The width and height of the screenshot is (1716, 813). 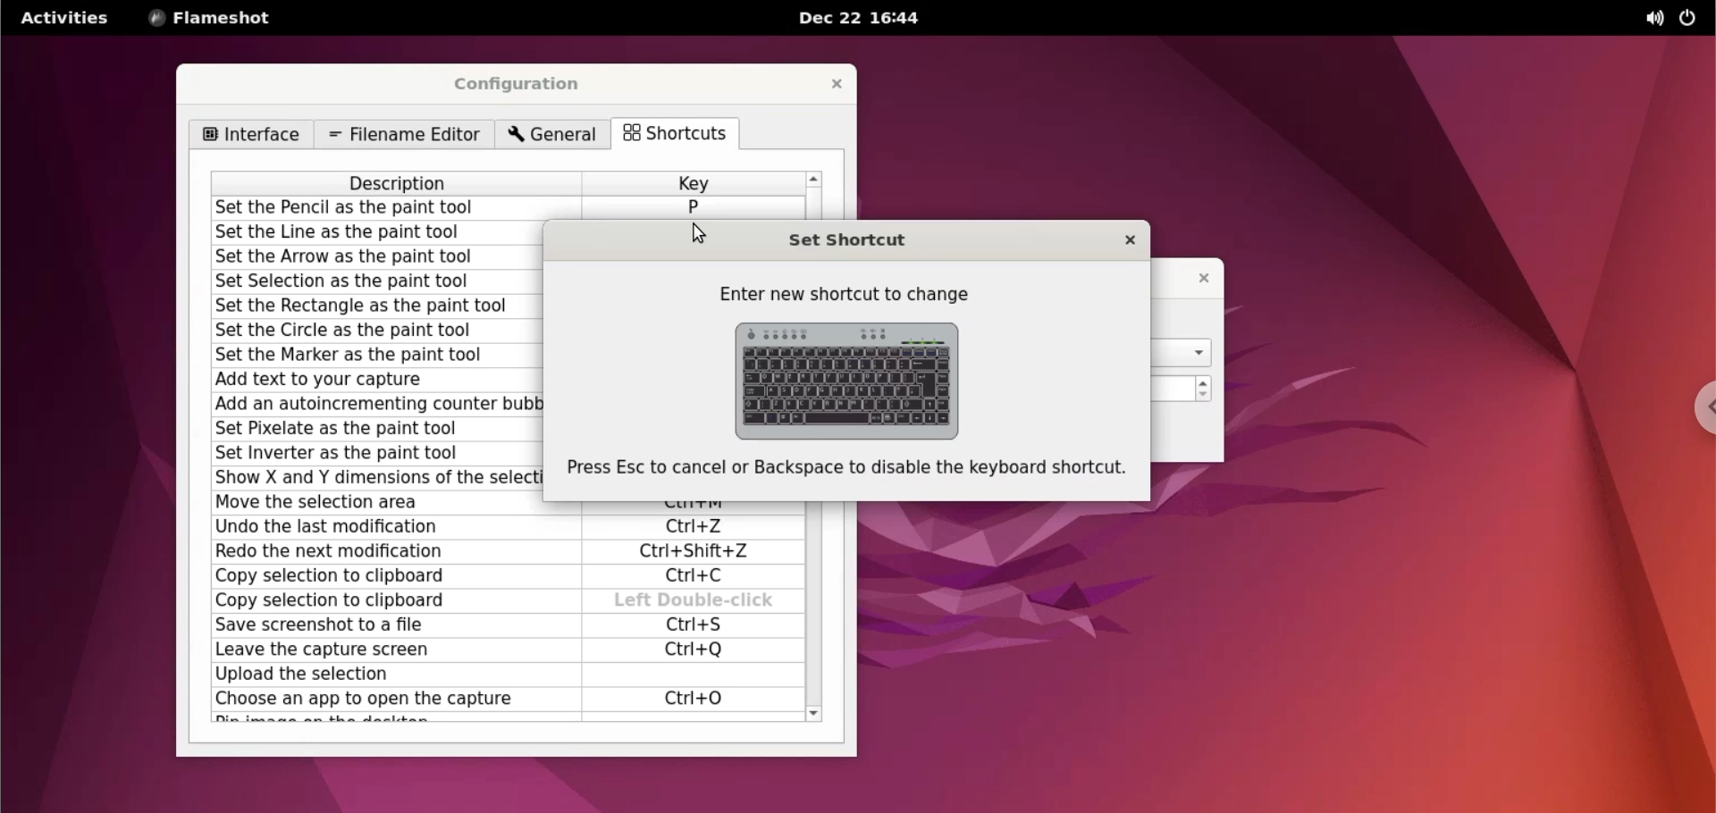 What do you see at coordinates (1694, 407) in the screenshot?
I see `chrome options` at bounding box center [1694, 407].